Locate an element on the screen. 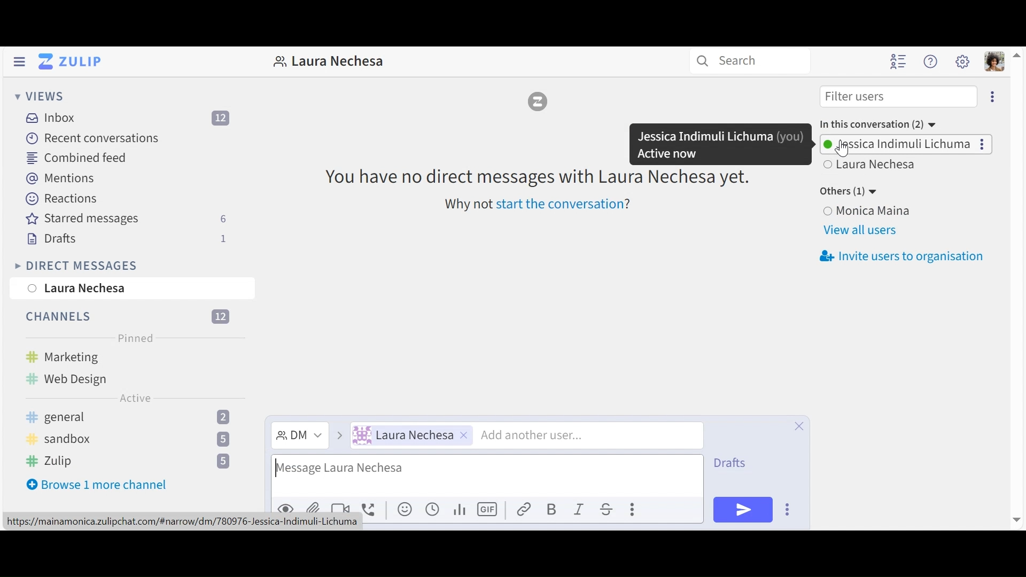 Image resolution: width=1026 pixels, height=577 pixels. Add GIF is located at coordinates (488, 509).